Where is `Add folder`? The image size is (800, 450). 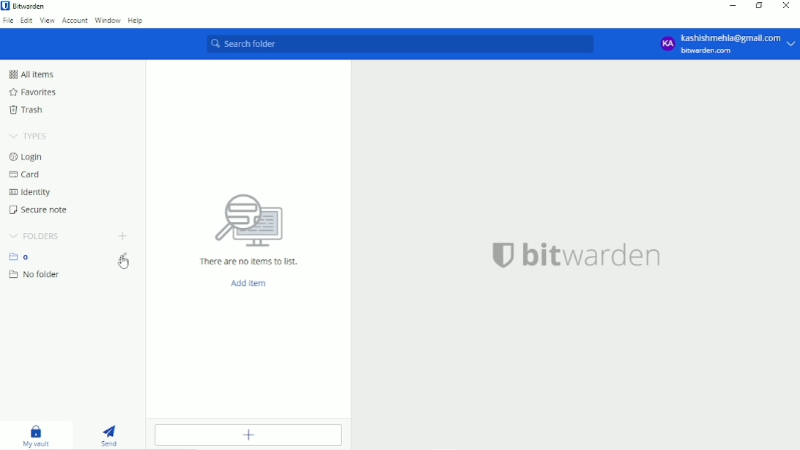
Add folder is located at coordinates (122, 237).